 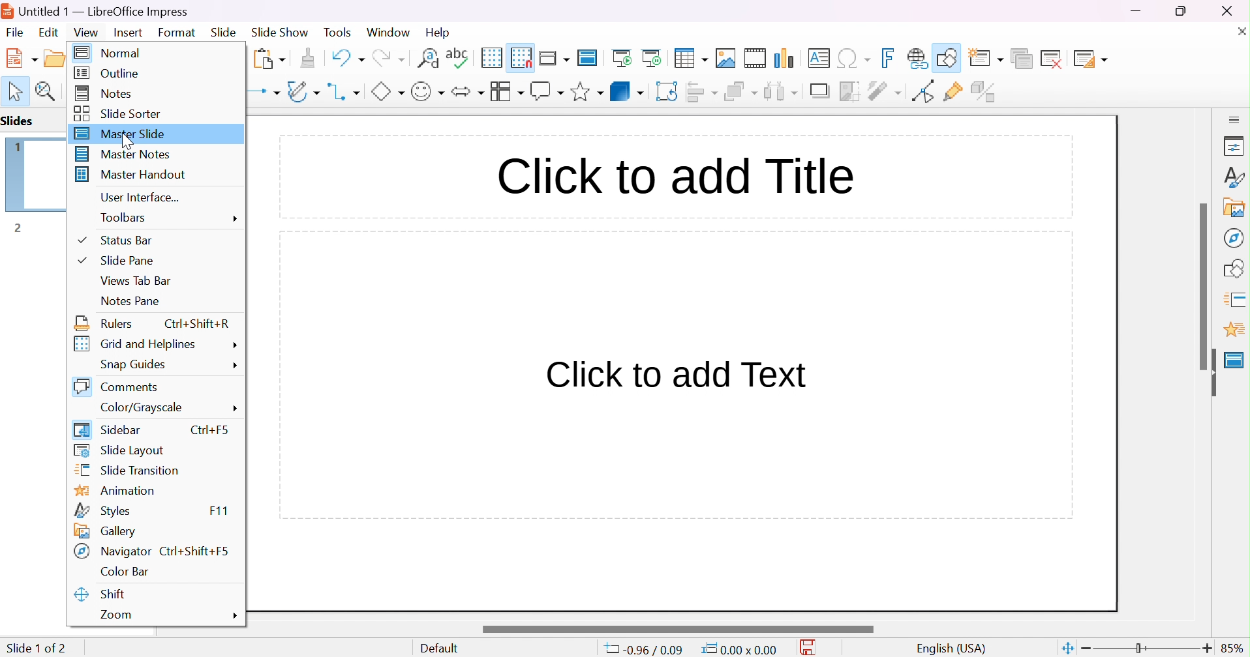 What do you see at coordinates (624, 57) in the screenshot?
I see `start from first slide` at bounding box center [624, 57].